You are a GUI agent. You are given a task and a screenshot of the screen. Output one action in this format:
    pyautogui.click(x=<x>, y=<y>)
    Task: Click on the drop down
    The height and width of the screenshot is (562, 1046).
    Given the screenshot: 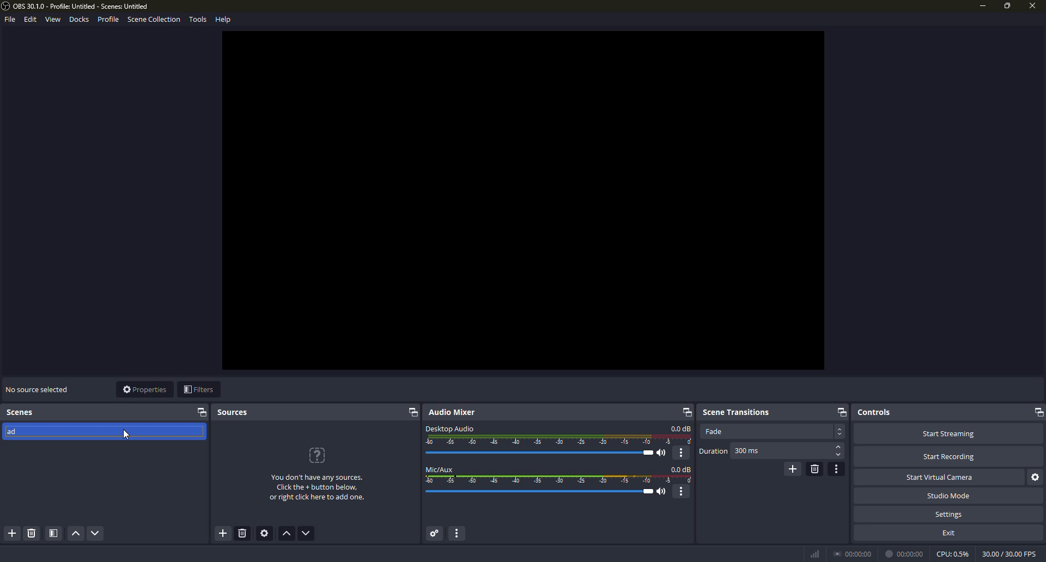 What is the action you would take?
    pyautogui.click(x=840, y=431)
    